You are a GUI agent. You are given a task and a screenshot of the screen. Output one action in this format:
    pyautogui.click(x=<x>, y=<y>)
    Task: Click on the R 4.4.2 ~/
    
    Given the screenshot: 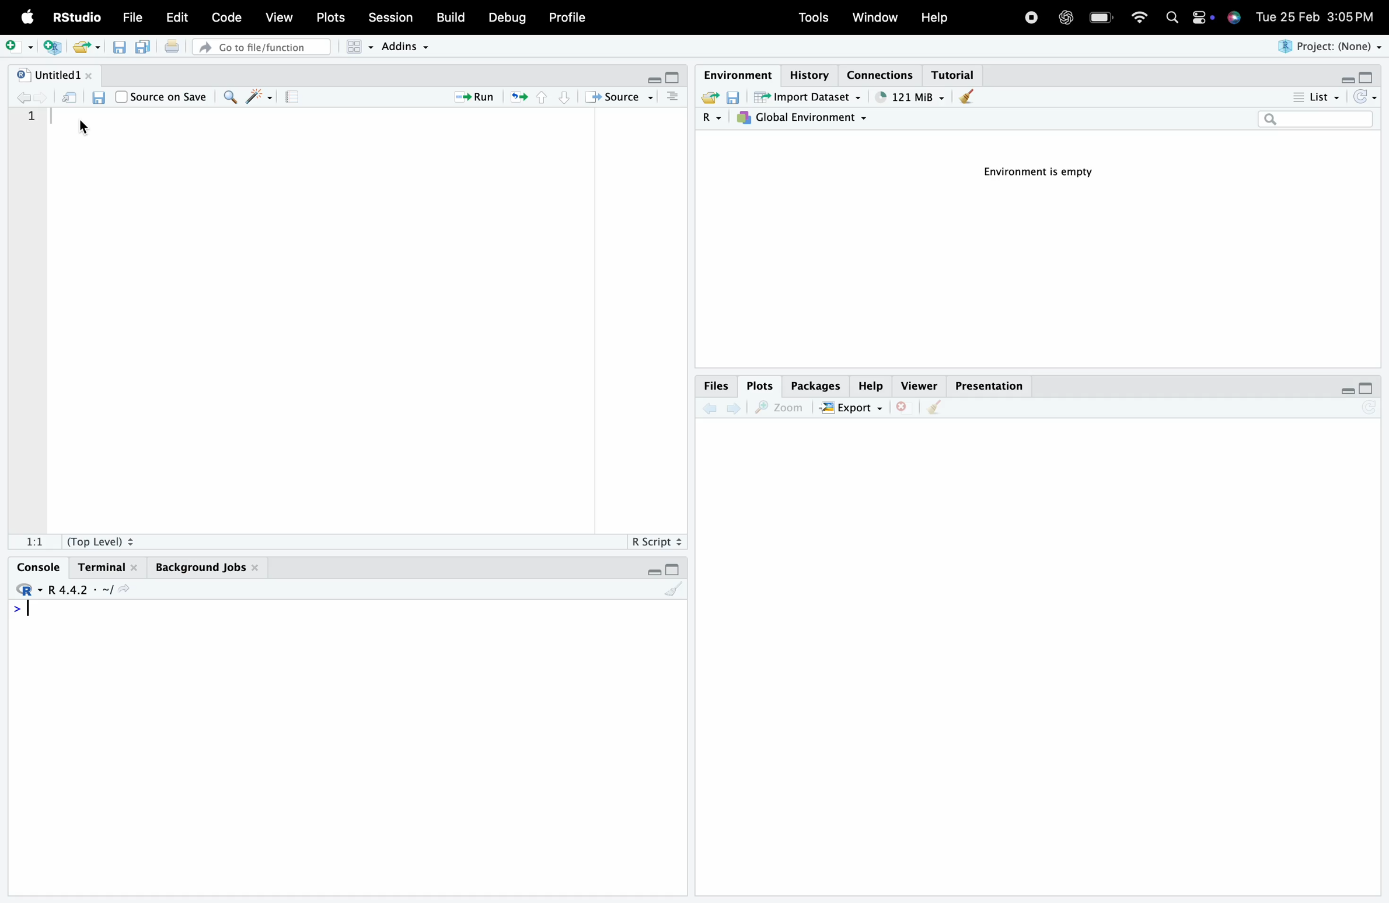 What is the action you would take?
    pyautogui.click(x=82, y=589)
    